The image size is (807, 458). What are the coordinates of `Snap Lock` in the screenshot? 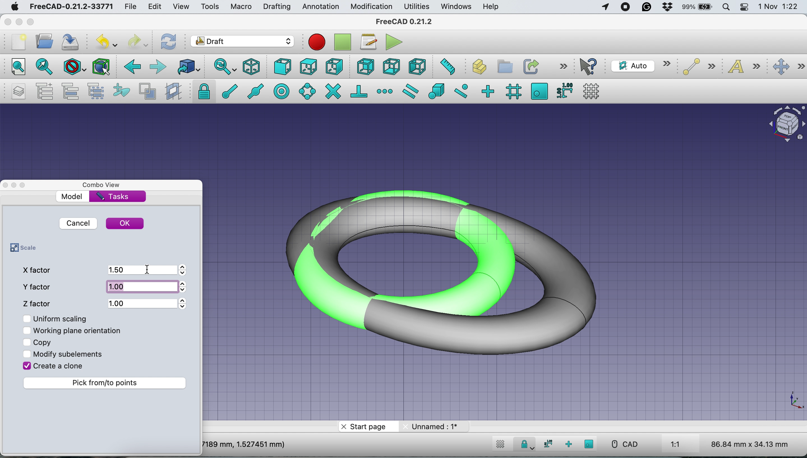 It's located at (526, 444).